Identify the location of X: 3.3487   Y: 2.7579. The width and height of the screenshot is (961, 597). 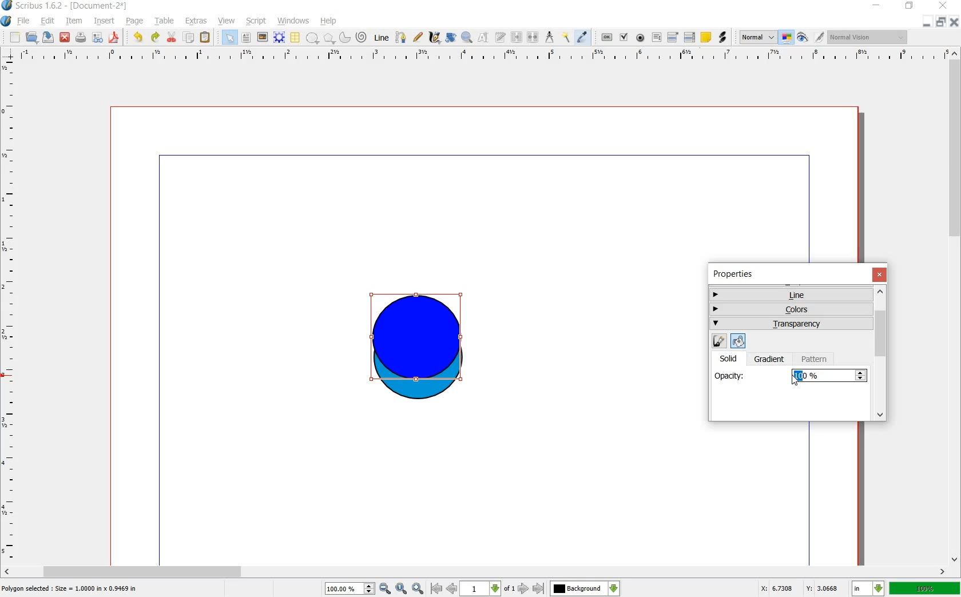
(800, 588).